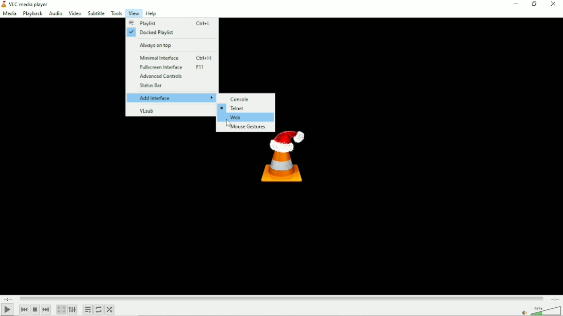 The height and width of the screenshot is (316, 563). Describe the element at coordinates (246, 128) in the screenshot. I see `Mouse gestures` at that location.